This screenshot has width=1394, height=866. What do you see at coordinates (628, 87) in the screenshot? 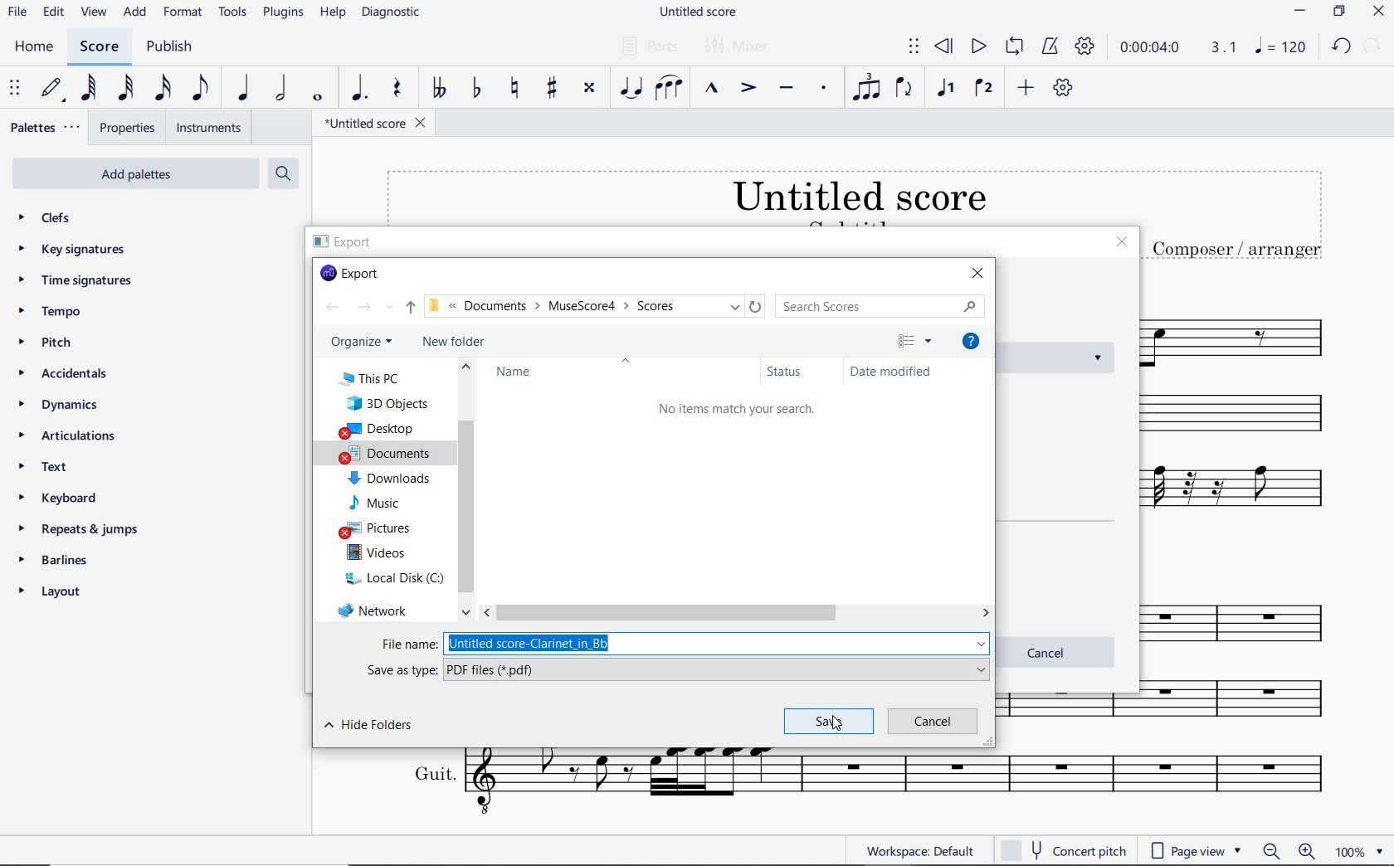
I see `TIE` at bounding box center [628, 87].